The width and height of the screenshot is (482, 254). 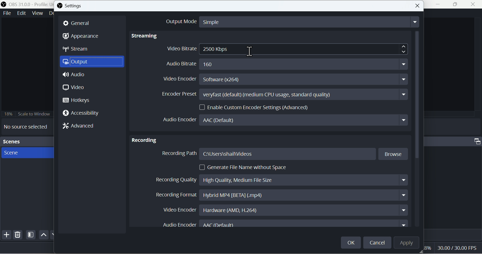 I want to click on Video, so click(x=74, y=87).